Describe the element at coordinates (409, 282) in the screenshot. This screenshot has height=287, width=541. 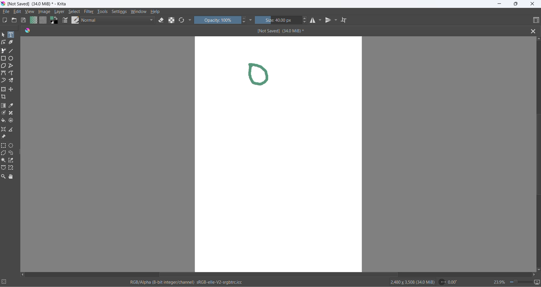
I see `2480 x 3508 (34.0 MiB)` at that location.